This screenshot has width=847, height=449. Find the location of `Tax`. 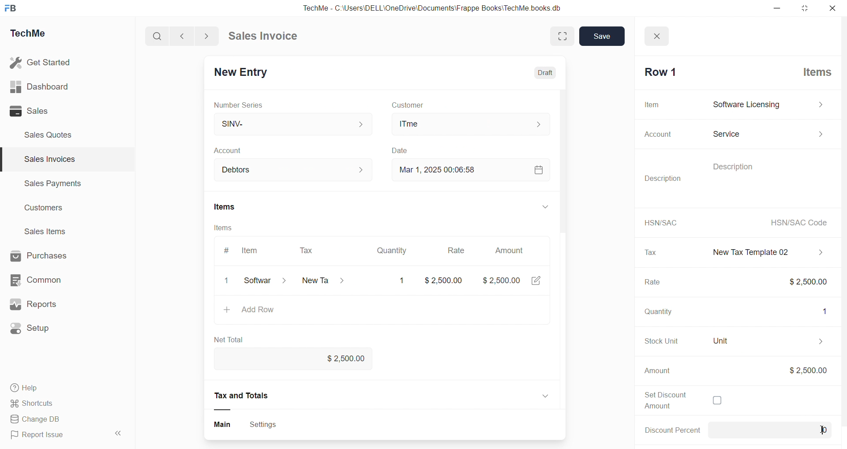

Tax is located at coordinates (307, 249).